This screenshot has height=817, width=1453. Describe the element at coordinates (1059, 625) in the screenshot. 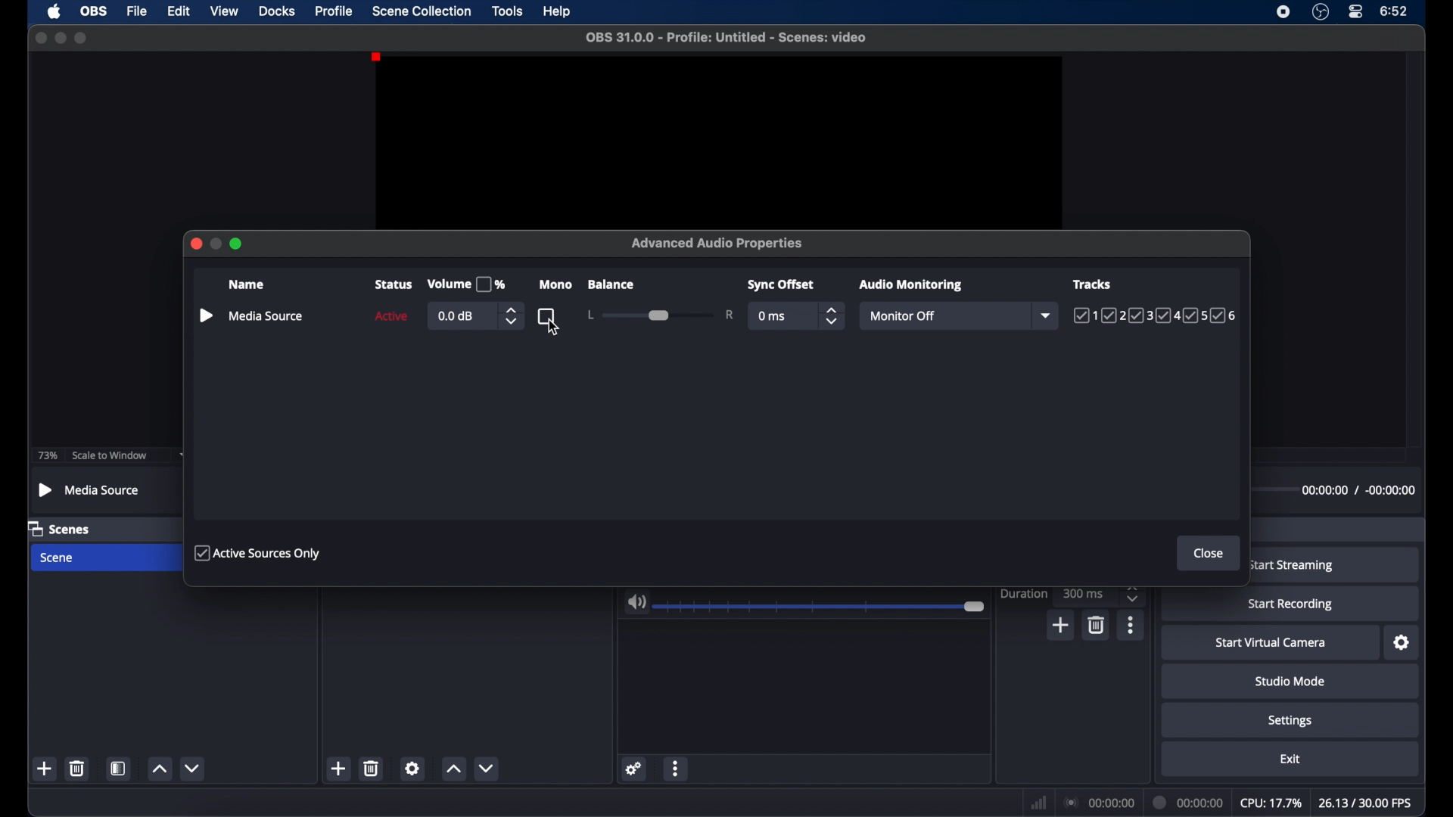

I see `add` at that location.